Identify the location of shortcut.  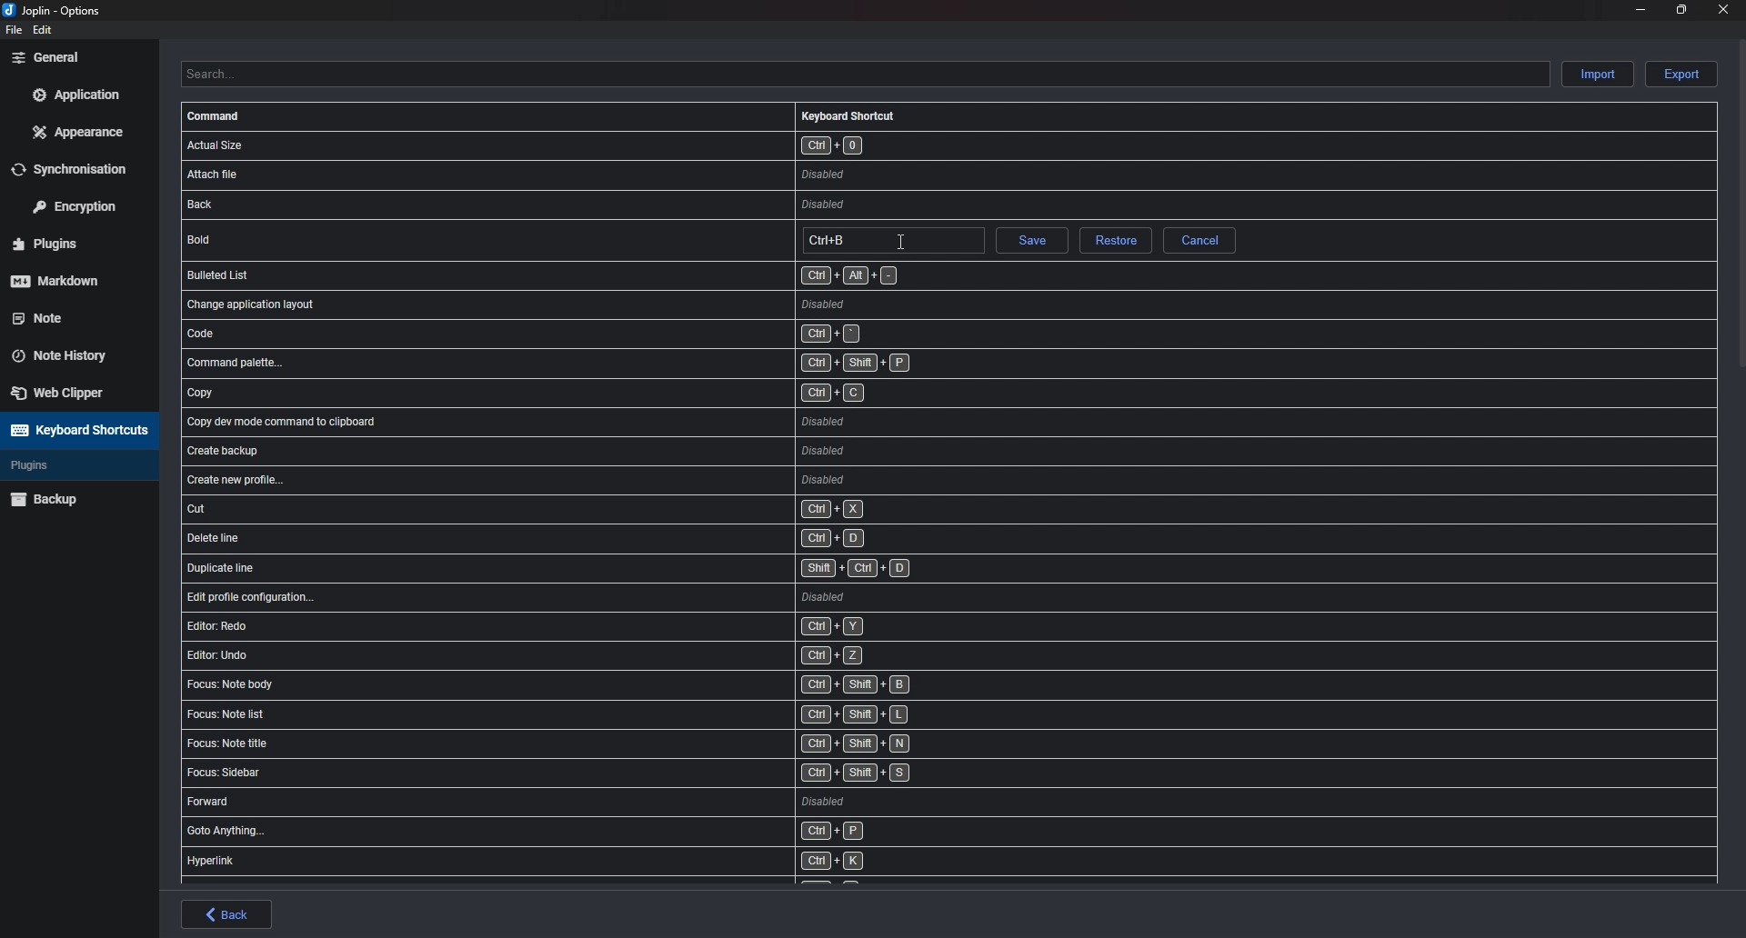
(615, 145).